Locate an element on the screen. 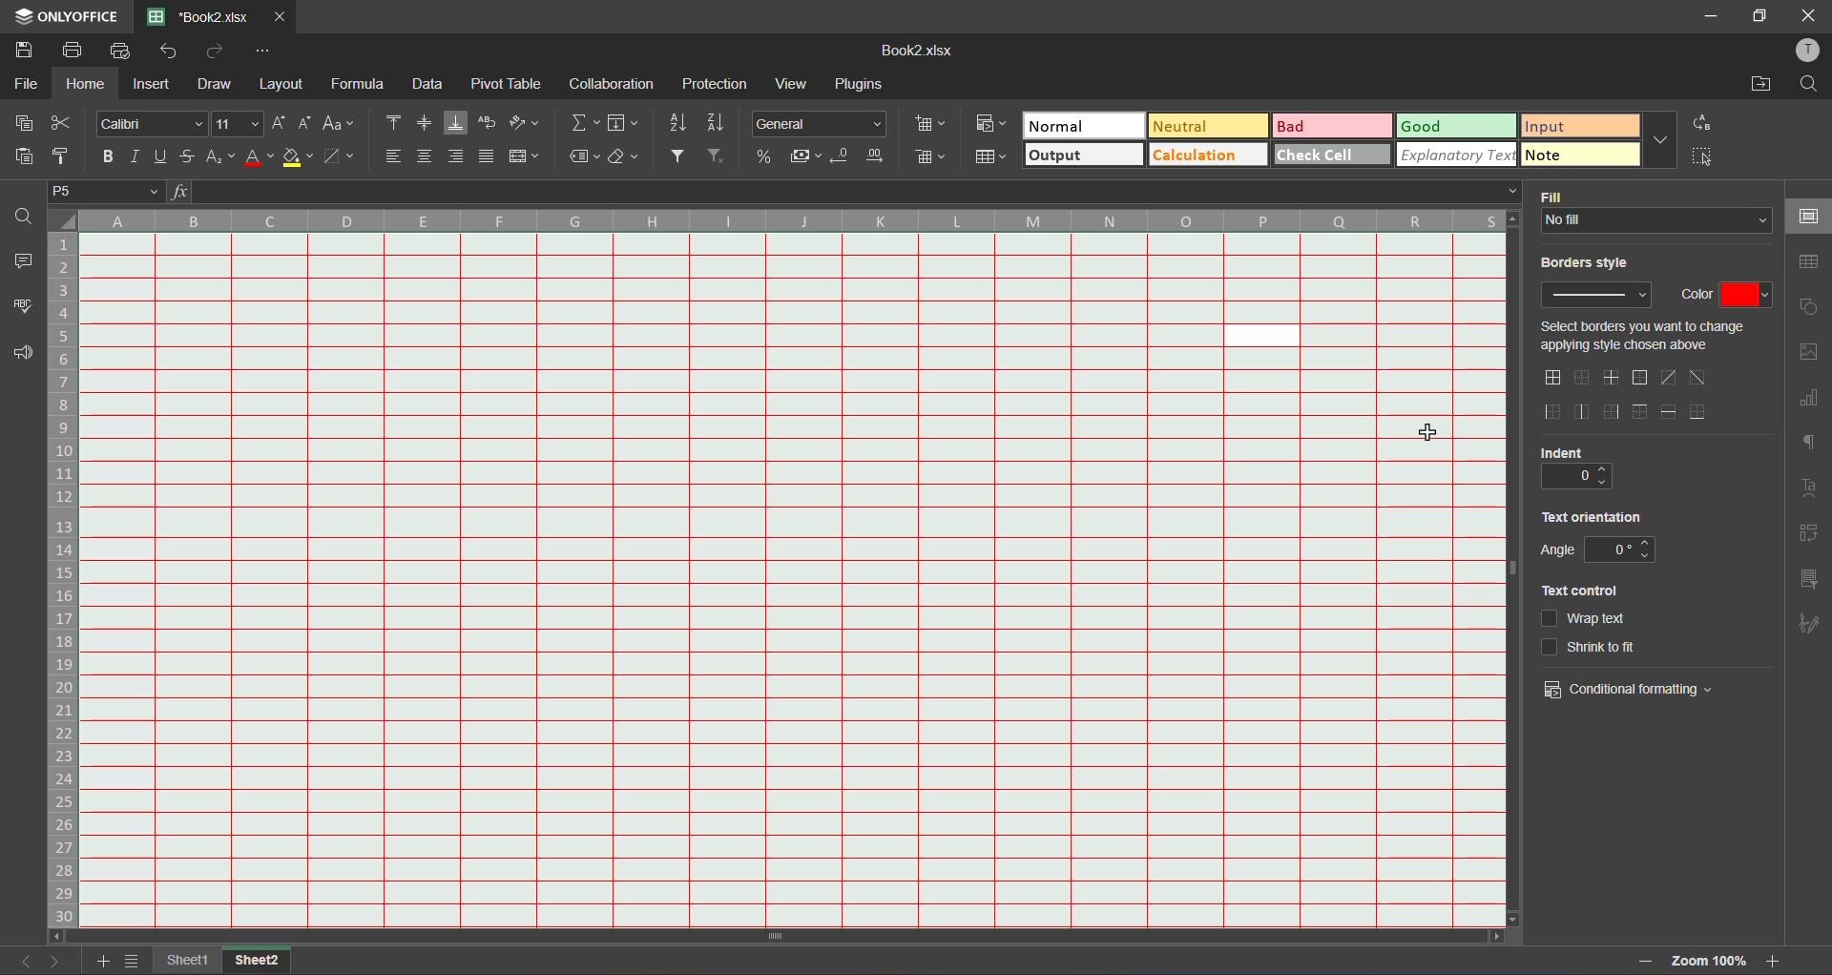 The image size is (1832, 975). decrement size is located at coordinates (305, 125).